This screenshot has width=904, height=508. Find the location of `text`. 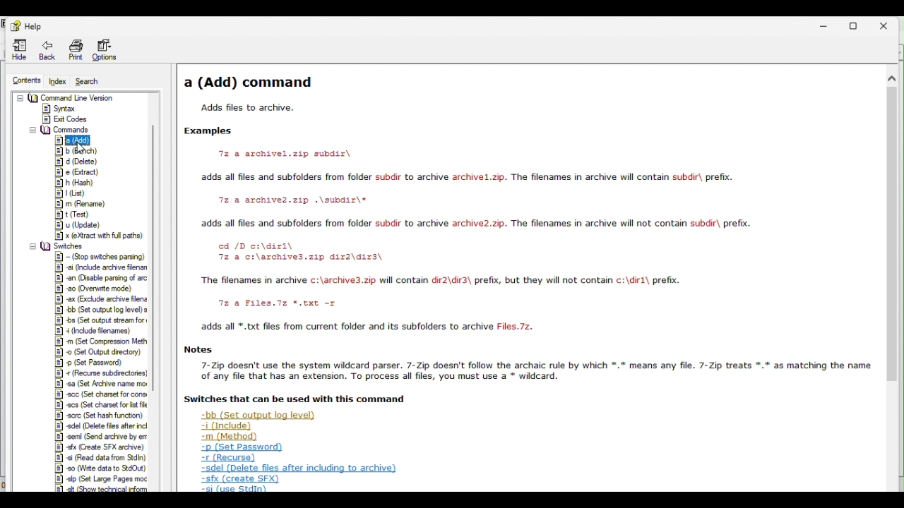

text is located at coordinates (465, 177).